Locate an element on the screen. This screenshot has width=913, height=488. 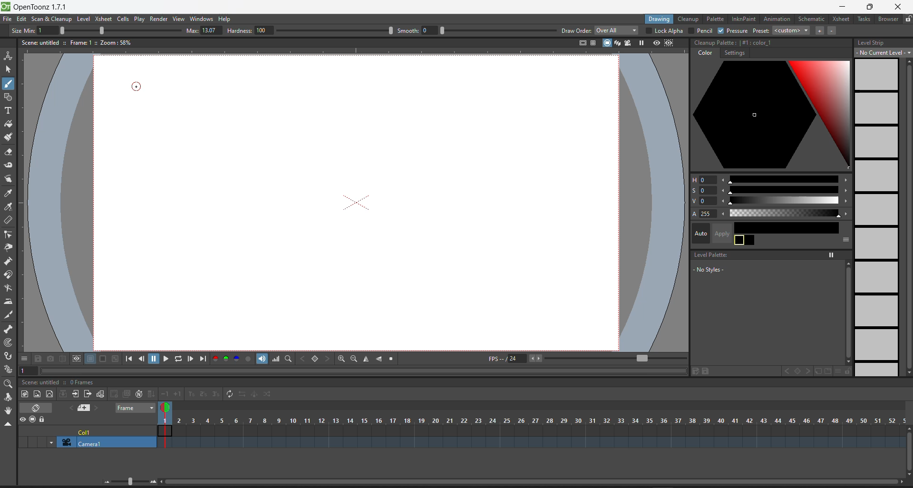
increase step is located at coordinates (177, 394).